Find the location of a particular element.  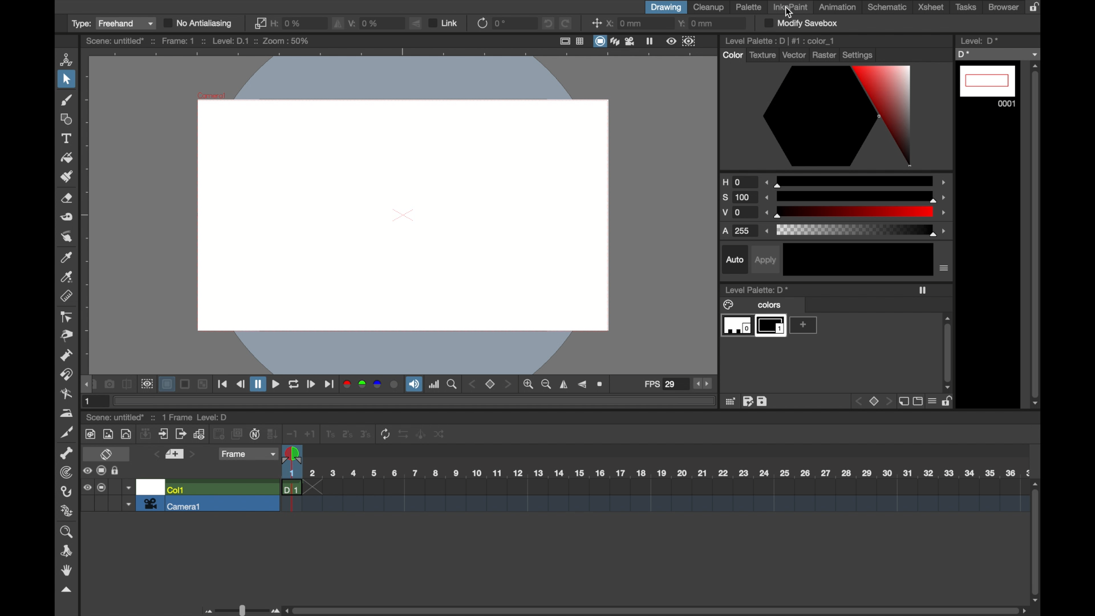

paint is located at coordinates (90, 434).